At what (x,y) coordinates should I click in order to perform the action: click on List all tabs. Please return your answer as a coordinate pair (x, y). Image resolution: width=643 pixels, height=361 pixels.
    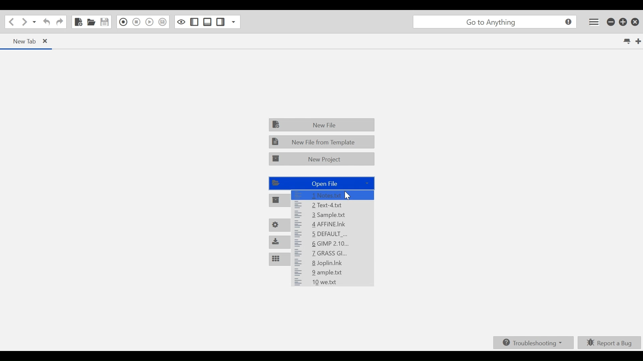
    Looking at the image, I should click on (626, 41).